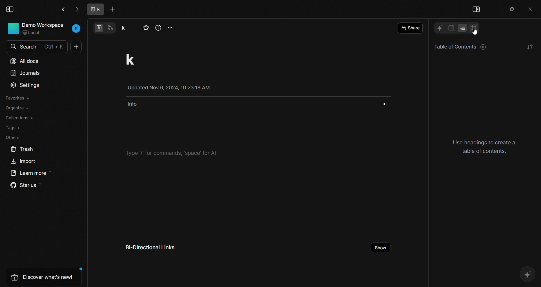 This screenshot has height=287, width=541. What do you see at coordinates (174, 88) in the screenshot?
I see `Updated Nov 6, 2024, 10:23:18 AM` at bounding box center [174, 88].